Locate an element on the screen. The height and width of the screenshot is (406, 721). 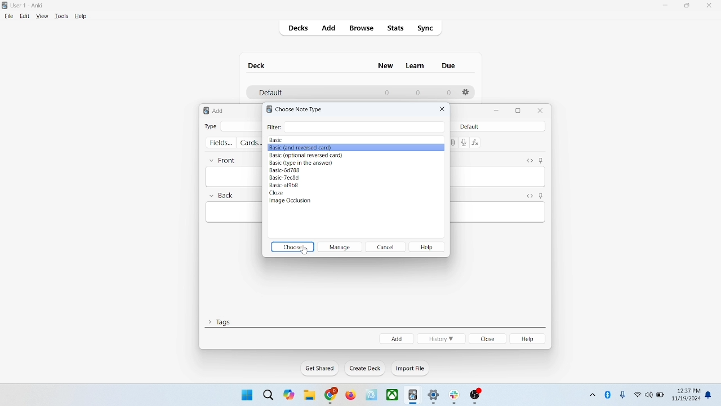
bluetooth is located at coordinates (608, 394).